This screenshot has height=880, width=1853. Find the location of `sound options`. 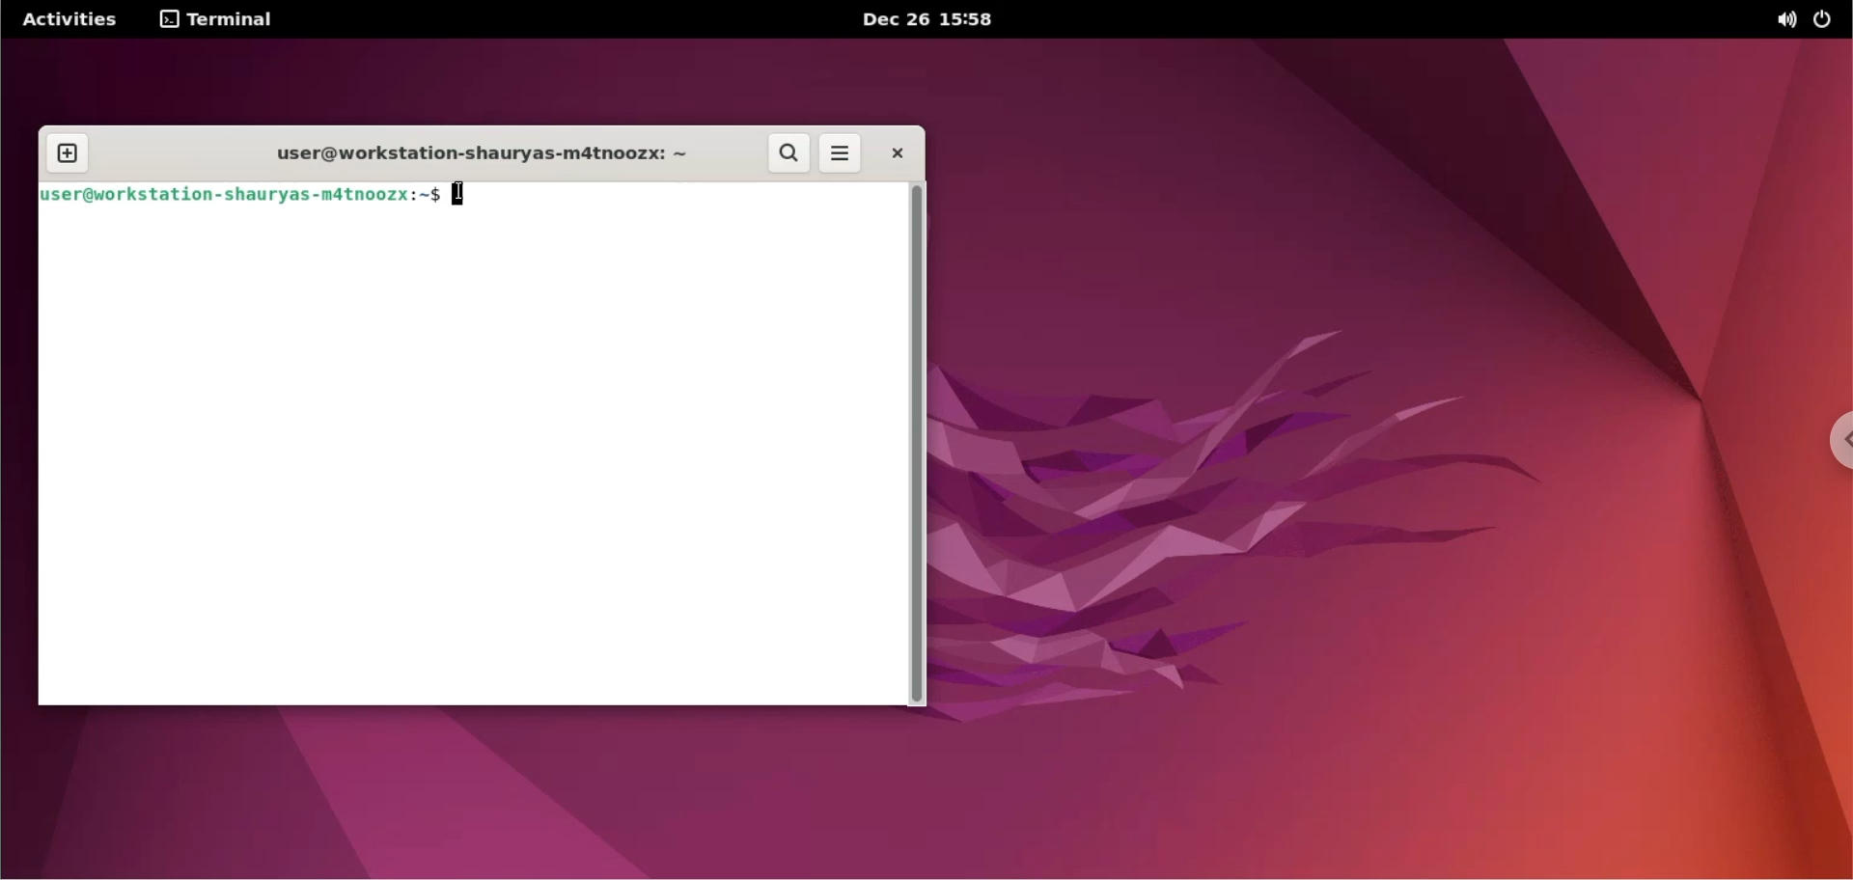

sound options is located at coordinates (1785, 20).